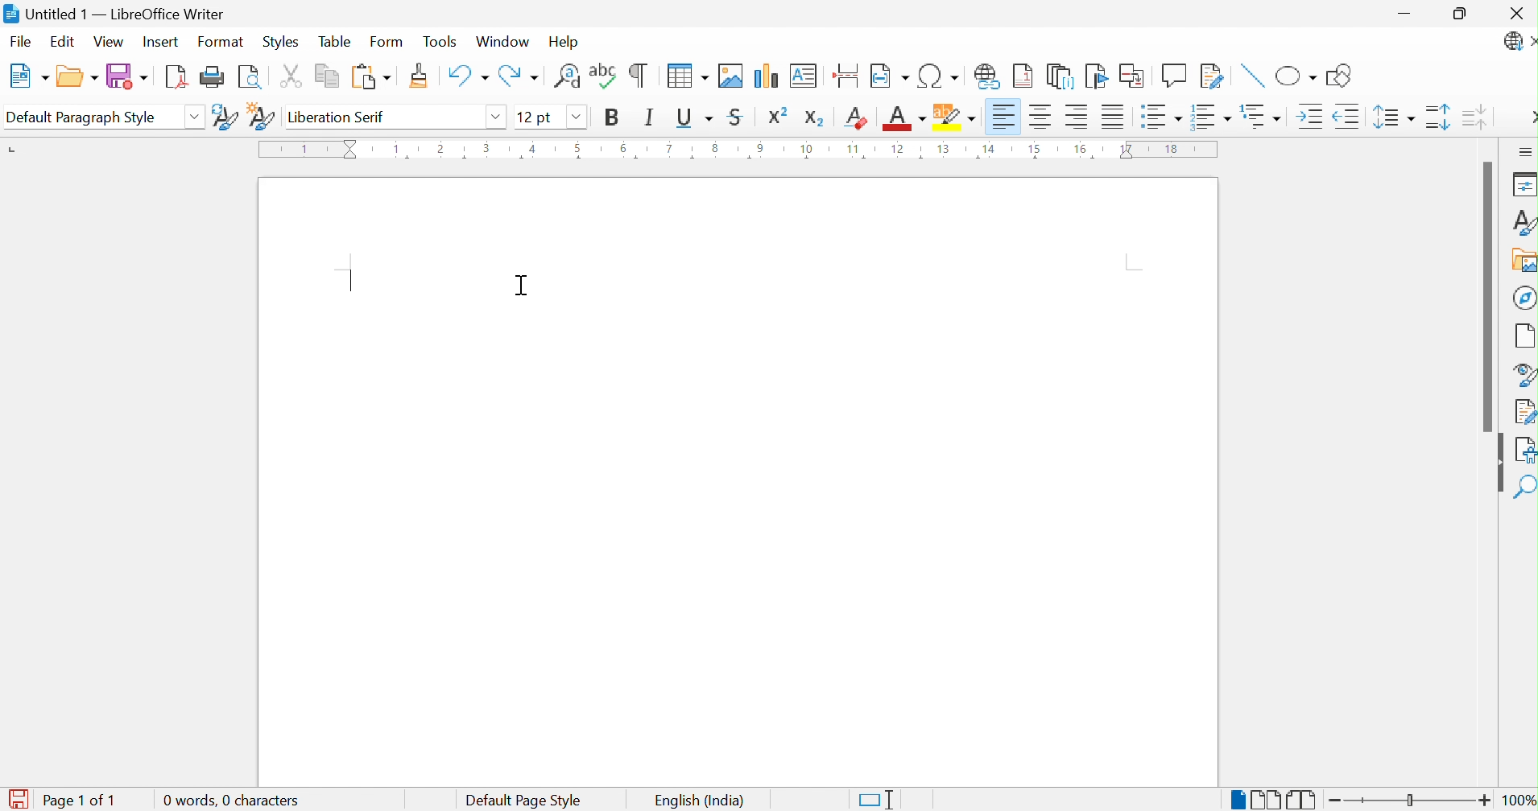 This screenshot has width=1538, height=811. What do you see at coordinates (906, 120) in the screenshot?
I see `Font Color` at bounding box center [906, 120].